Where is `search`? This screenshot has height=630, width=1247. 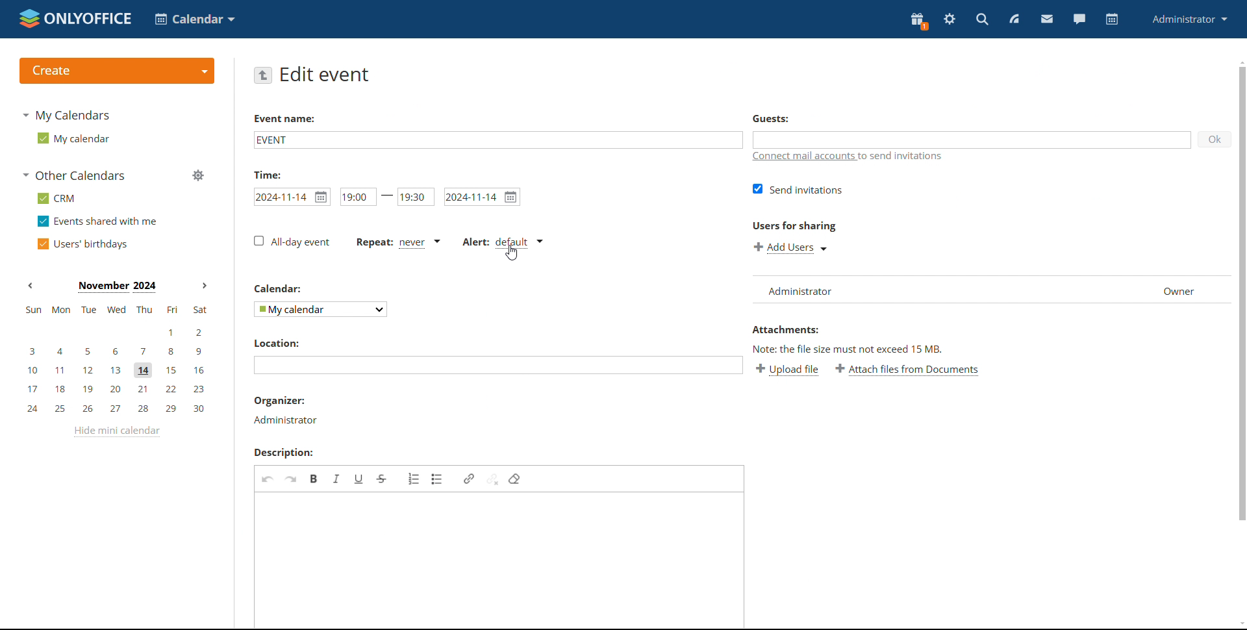 search is located at coordinates (981, 19).